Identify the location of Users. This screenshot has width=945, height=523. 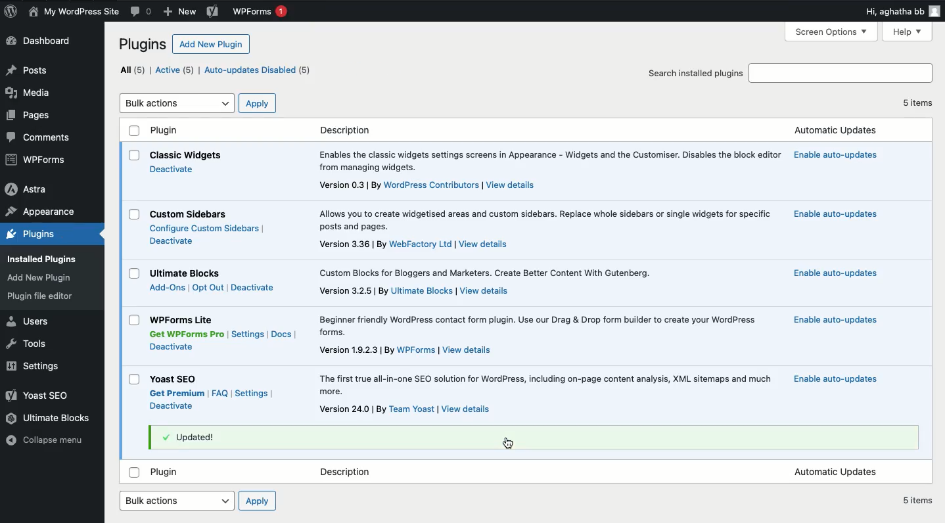
(31, 322).